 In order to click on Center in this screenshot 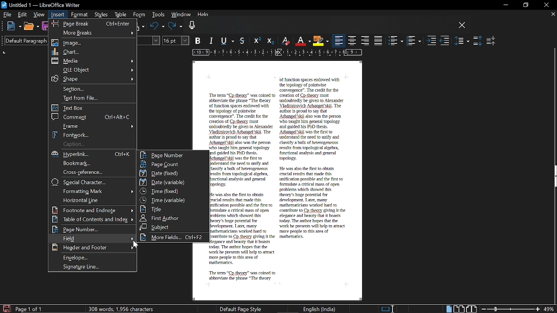, I will do `click(352, 40)`.